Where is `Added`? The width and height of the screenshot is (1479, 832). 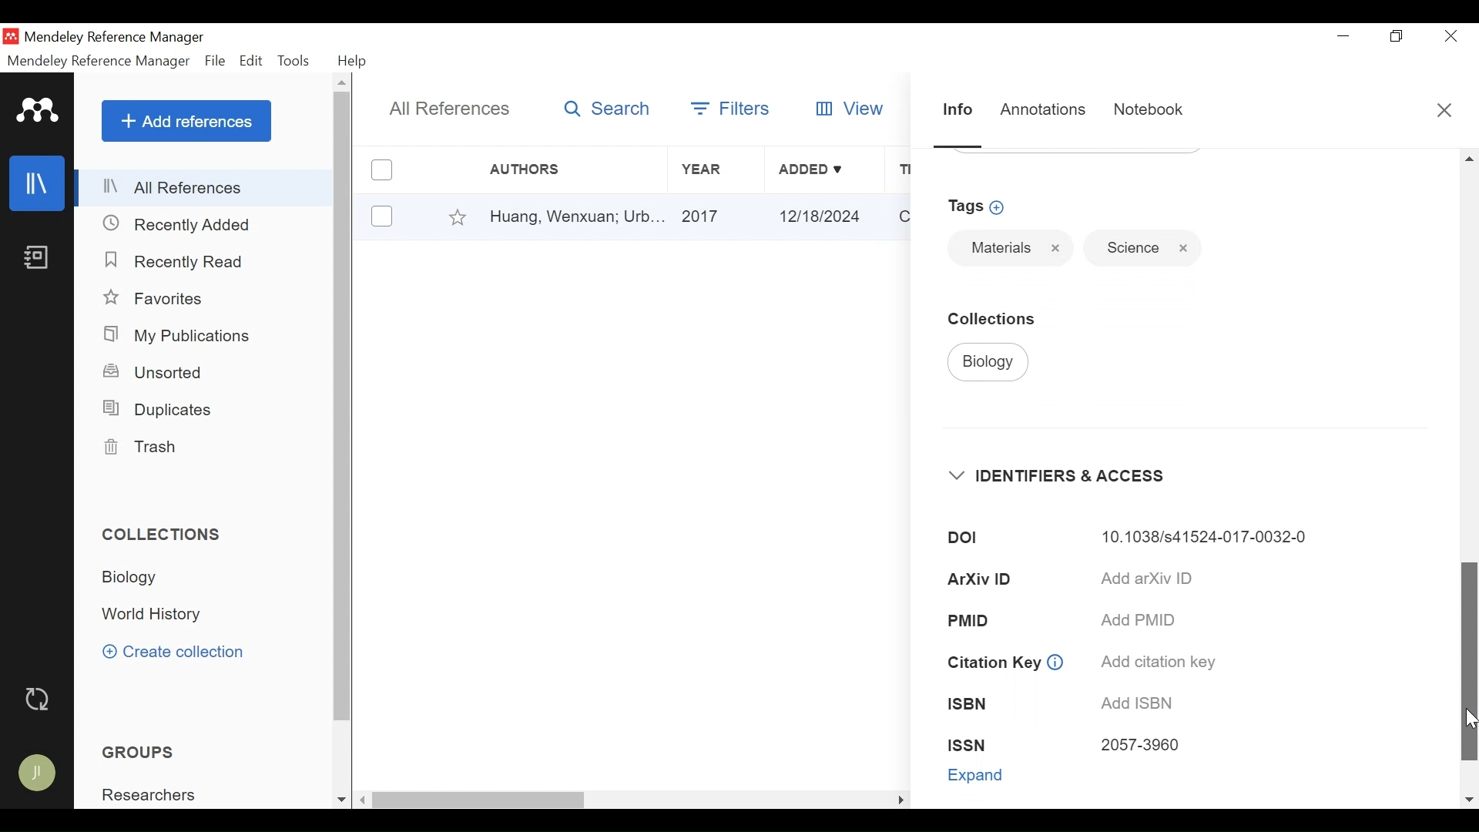
Added is located at coordinates (824, 169).